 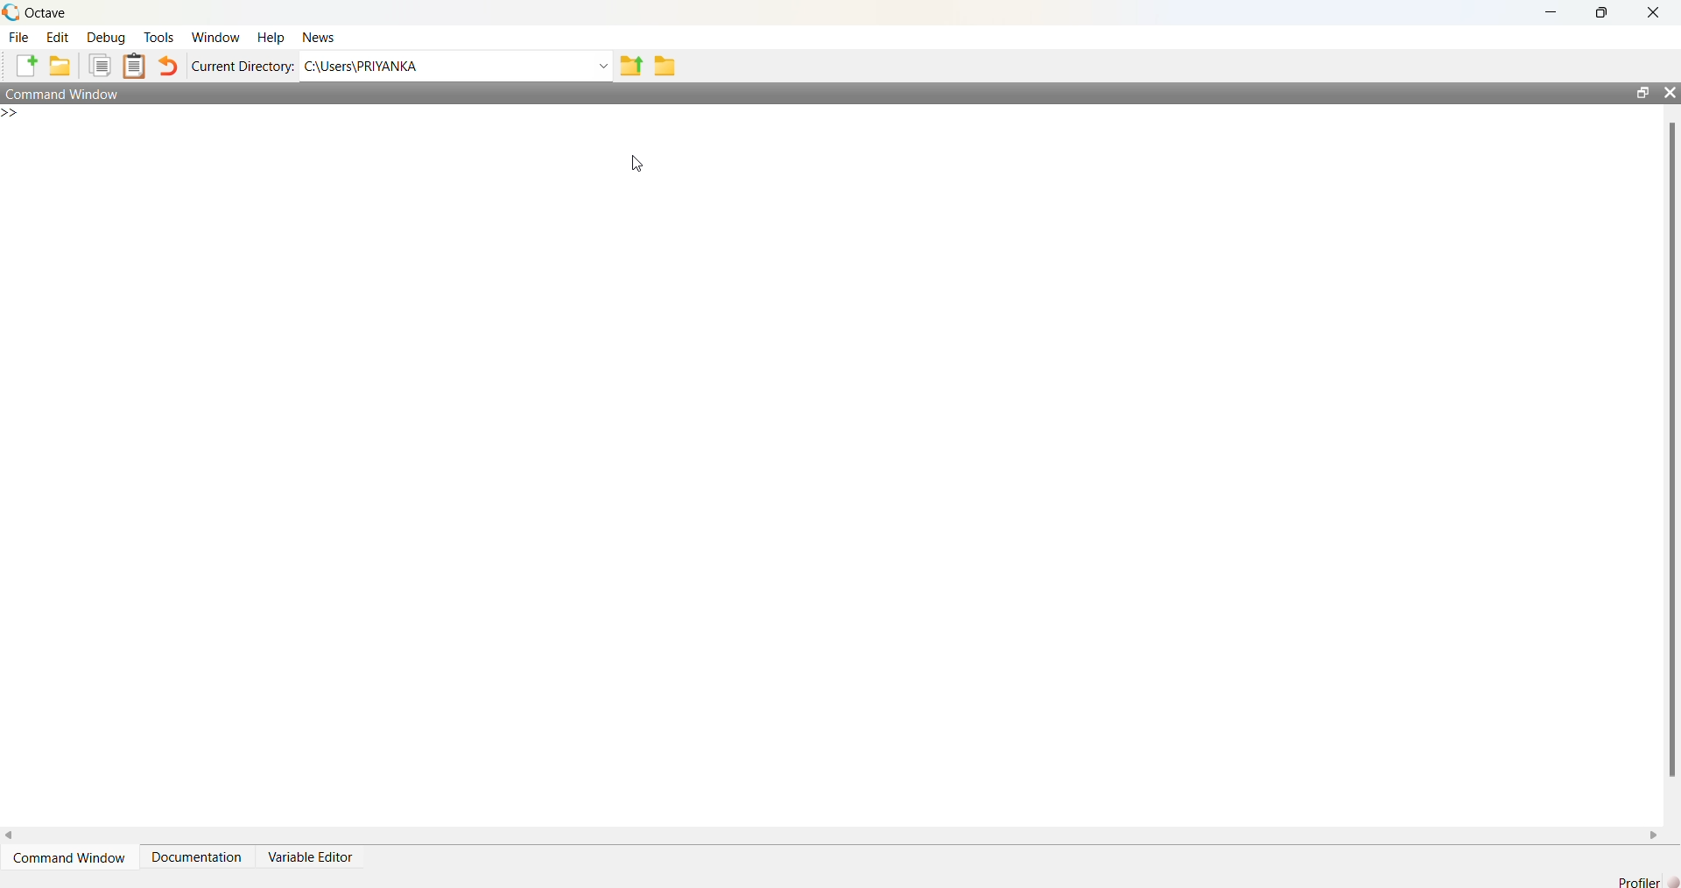 I want to click on Command Window, so click(x=71, y=857).